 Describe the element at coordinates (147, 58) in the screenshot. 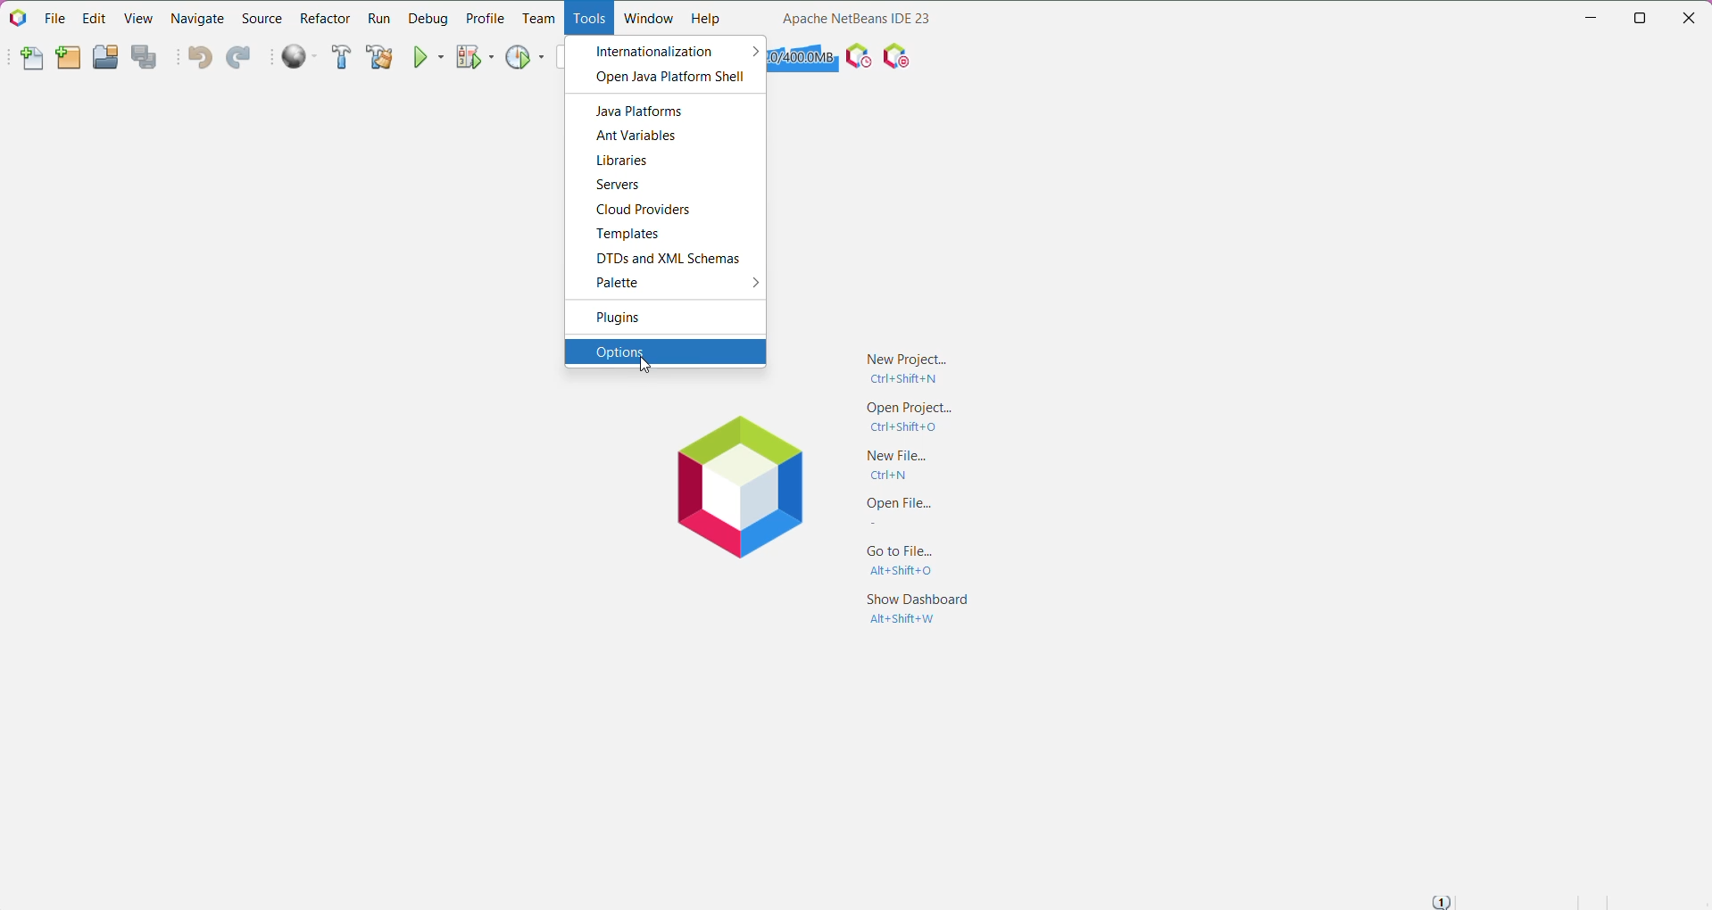

I see `Save All` at that location.